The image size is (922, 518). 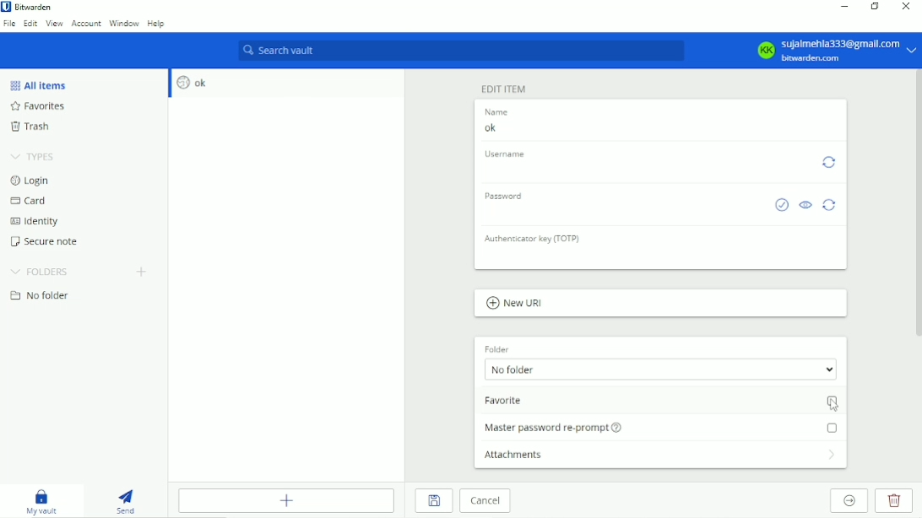 I want to click on Help, so click(x=156, y=24).